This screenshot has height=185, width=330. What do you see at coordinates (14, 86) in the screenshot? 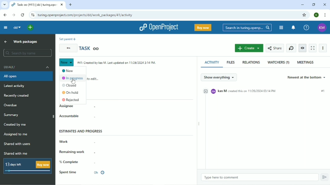
I see `Latest activity` at bounding box center [14, 86].